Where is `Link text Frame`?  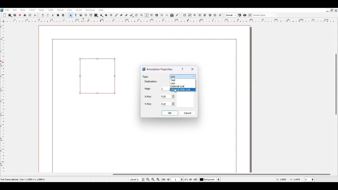
Link text Frame is located at coordinates (157, 15).